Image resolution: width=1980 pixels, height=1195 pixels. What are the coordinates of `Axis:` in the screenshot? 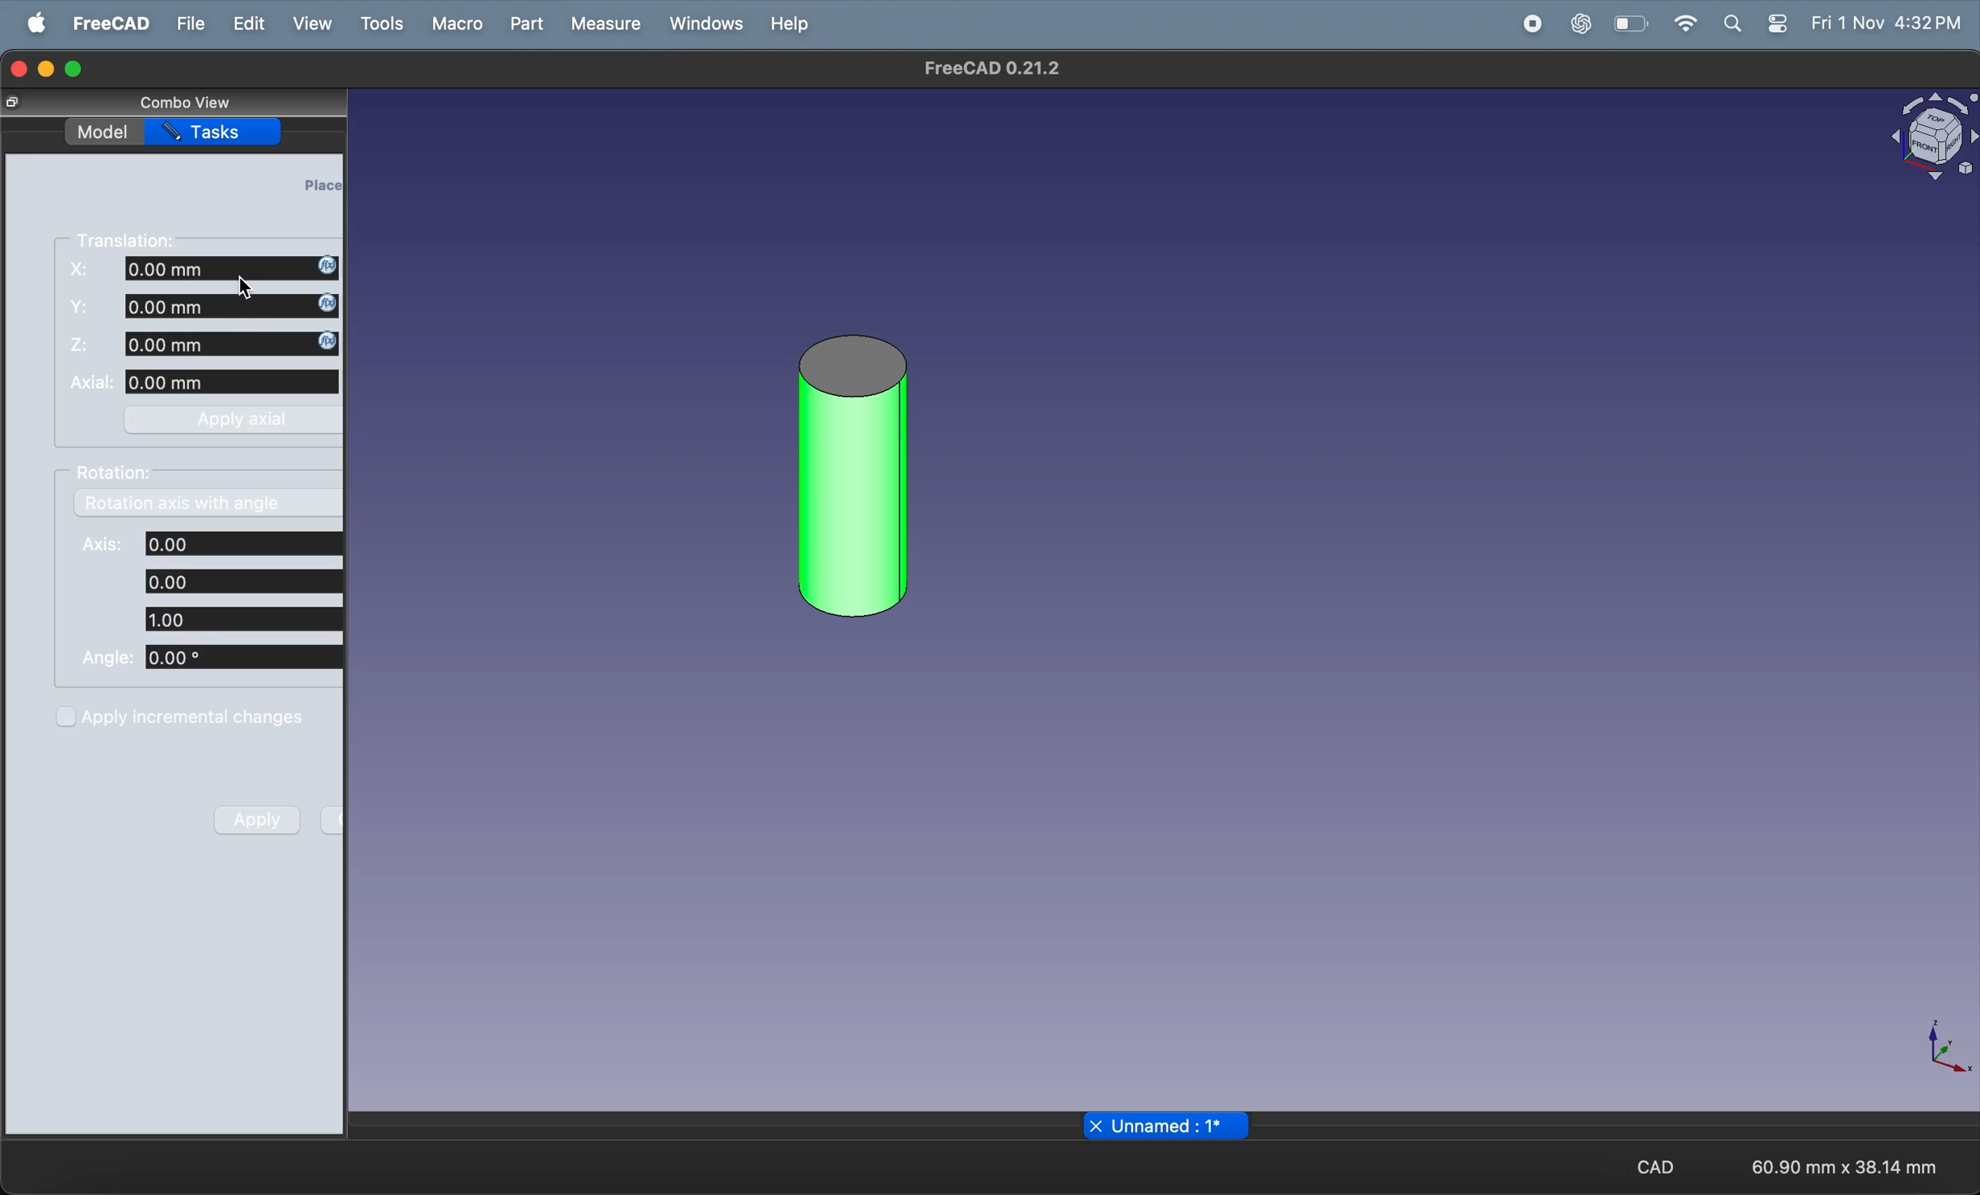 It's located at (98, 545).